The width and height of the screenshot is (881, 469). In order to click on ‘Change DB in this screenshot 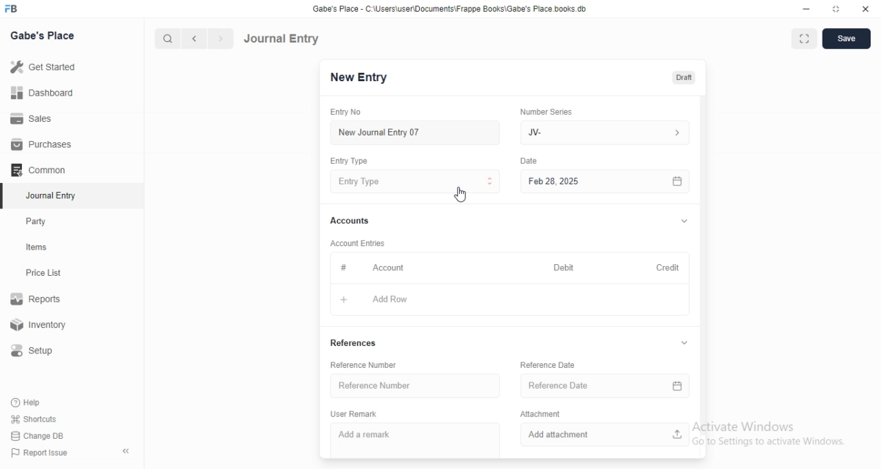, I will do `click(38, 436)`.